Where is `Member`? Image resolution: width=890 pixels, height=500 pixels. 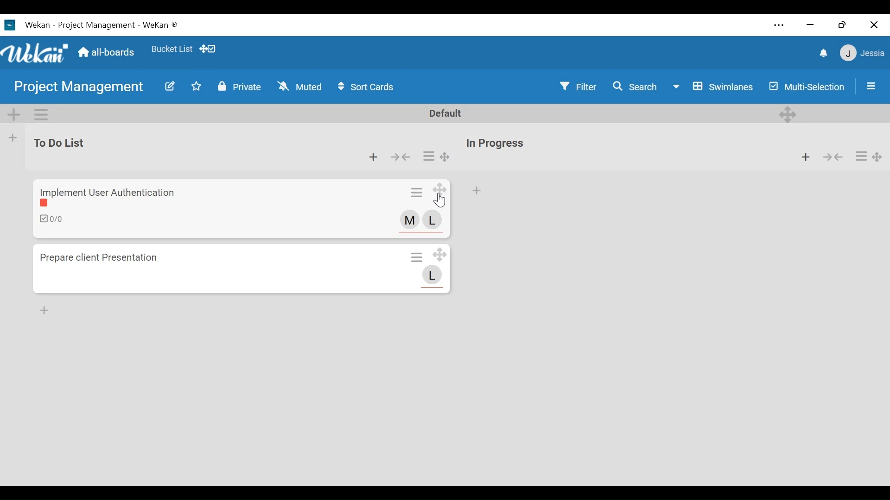 Member is located at coordinates (407, 220).